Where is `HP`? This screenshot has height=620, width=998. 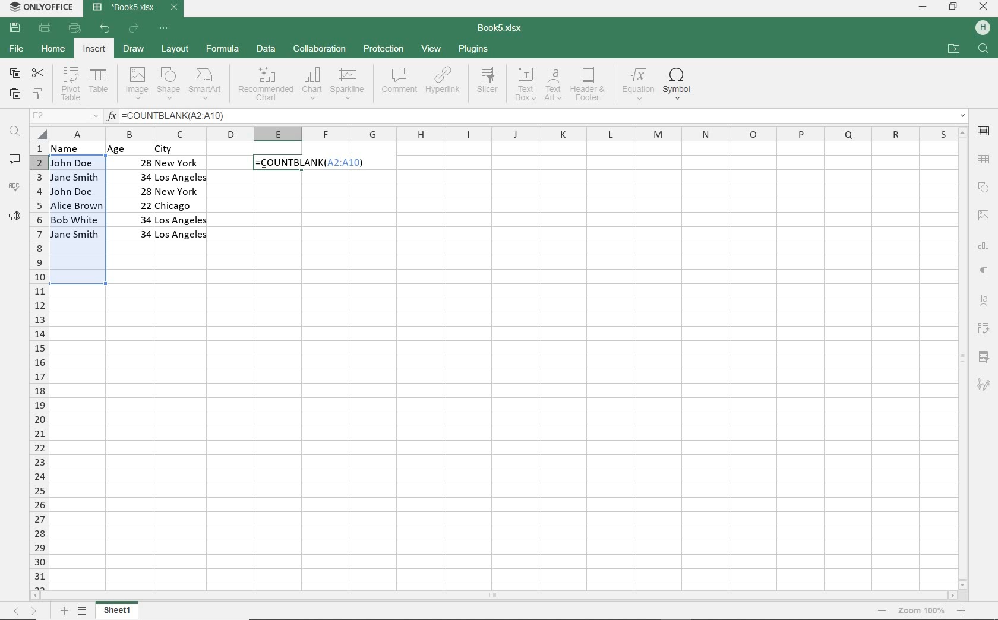 HP is located at coordinates (985, 26).